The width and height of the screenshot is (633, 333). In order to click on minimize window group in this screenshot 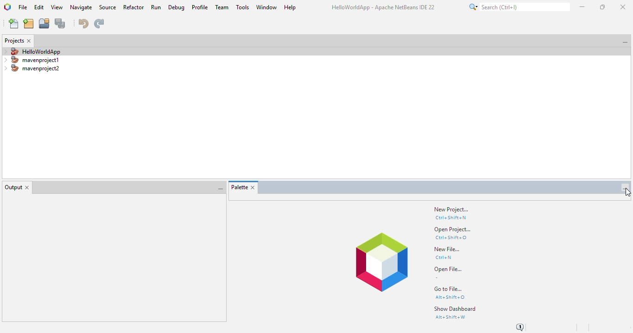, I will do `click(626, 188)`.